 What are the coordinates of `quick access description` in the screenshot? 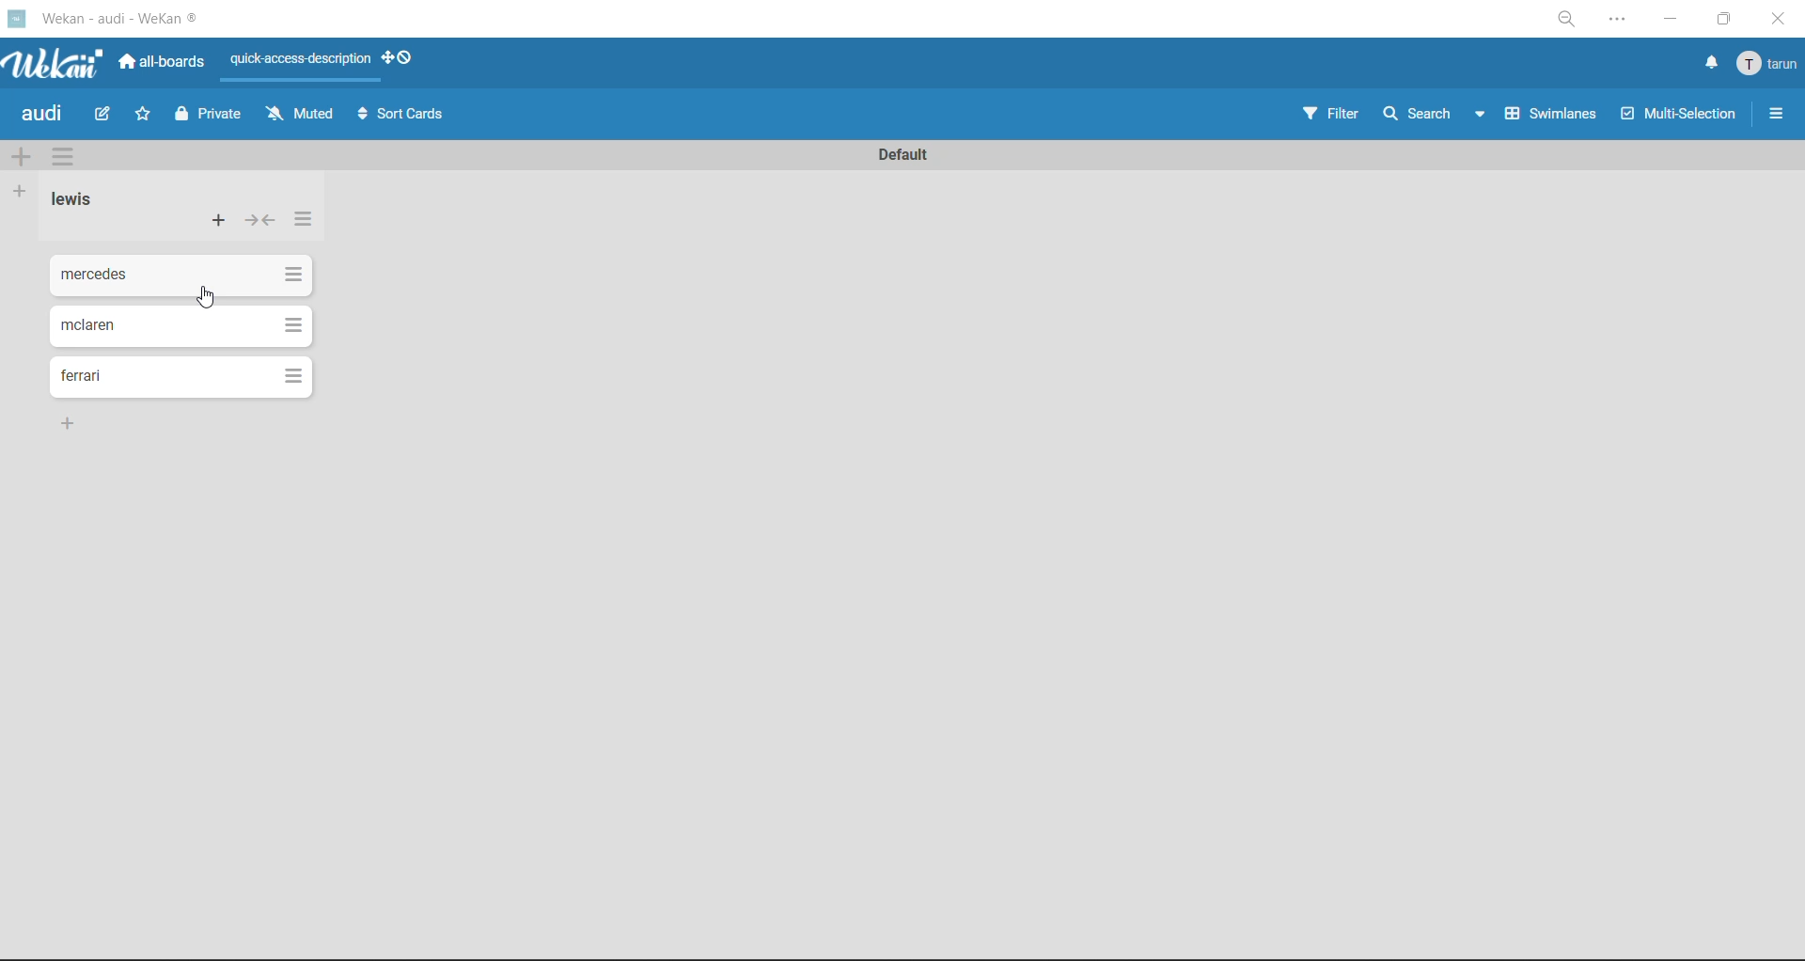 It's located at (302, 60).